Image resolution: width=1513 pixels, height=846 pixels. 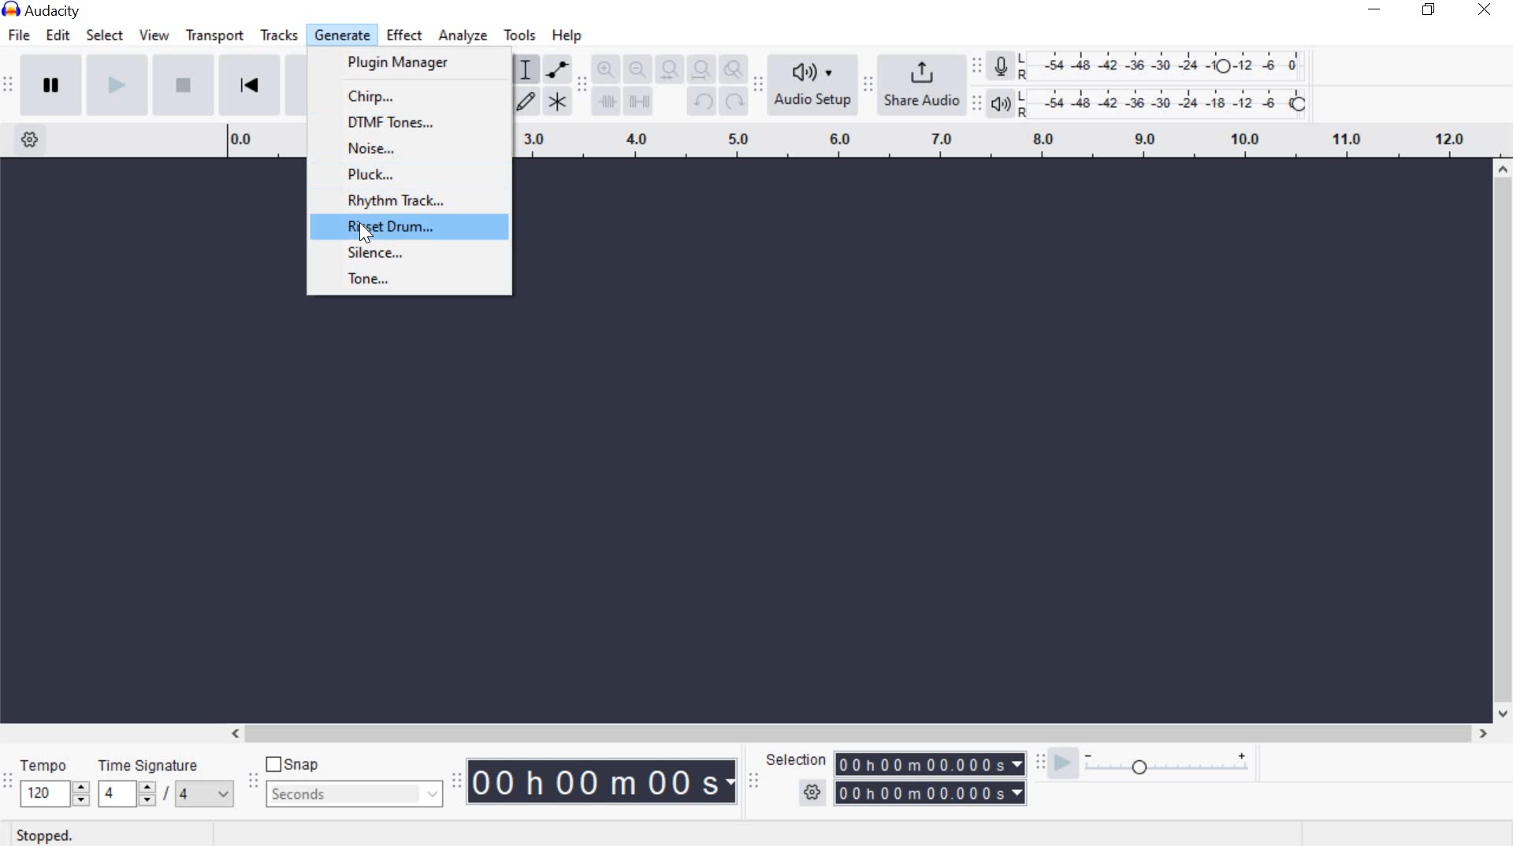 I want to click on Fit project to width, so click(x=698, y=68).